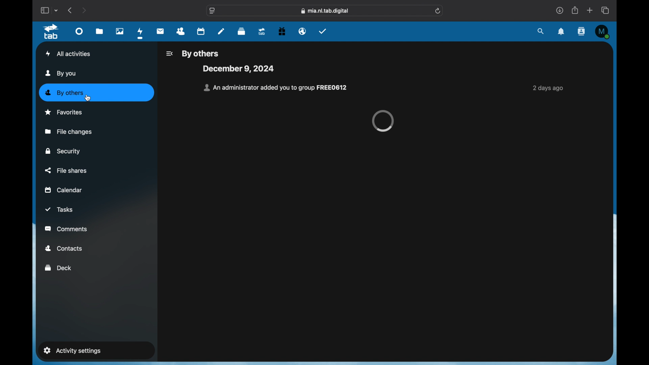 The height and width of the screenshot is (365, 649). I want to click on next, so click(85, 10).